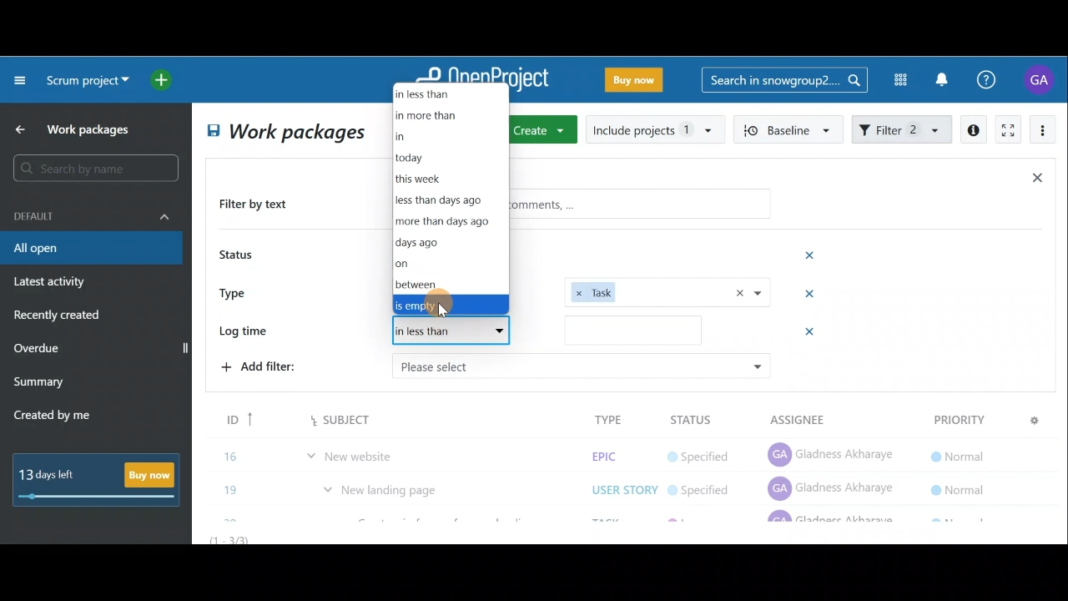 The image size is (1068, 601). I want to click on in less than, so click(448, 93).